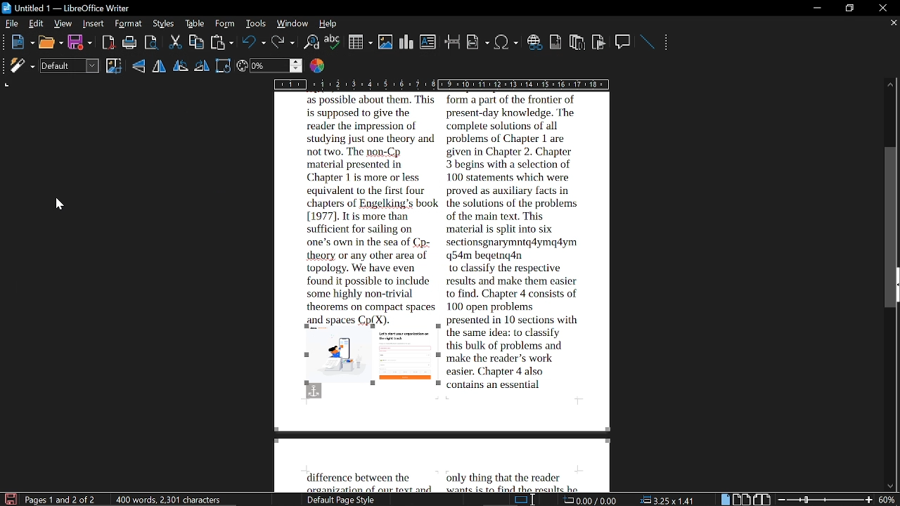 The image size is (900, 506). I want to click on insret bookmark, so click(598, 42).